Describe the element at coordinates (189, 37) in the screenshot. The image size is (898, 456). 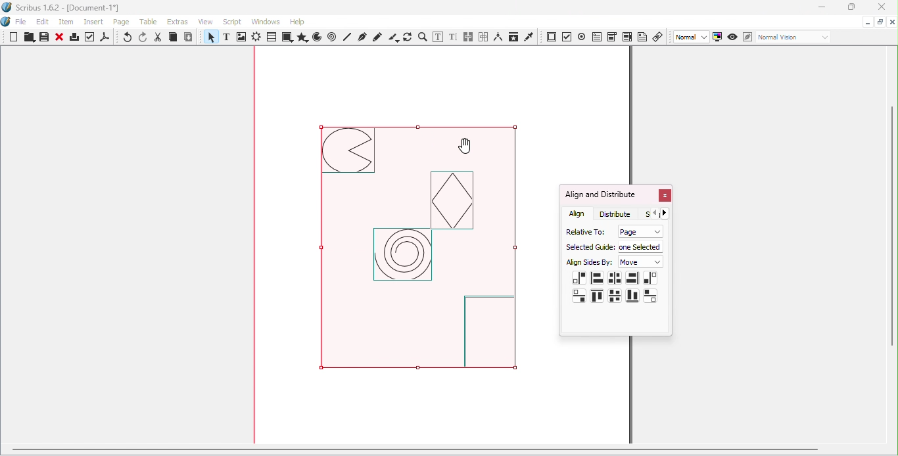
I see `Paste` at that location.